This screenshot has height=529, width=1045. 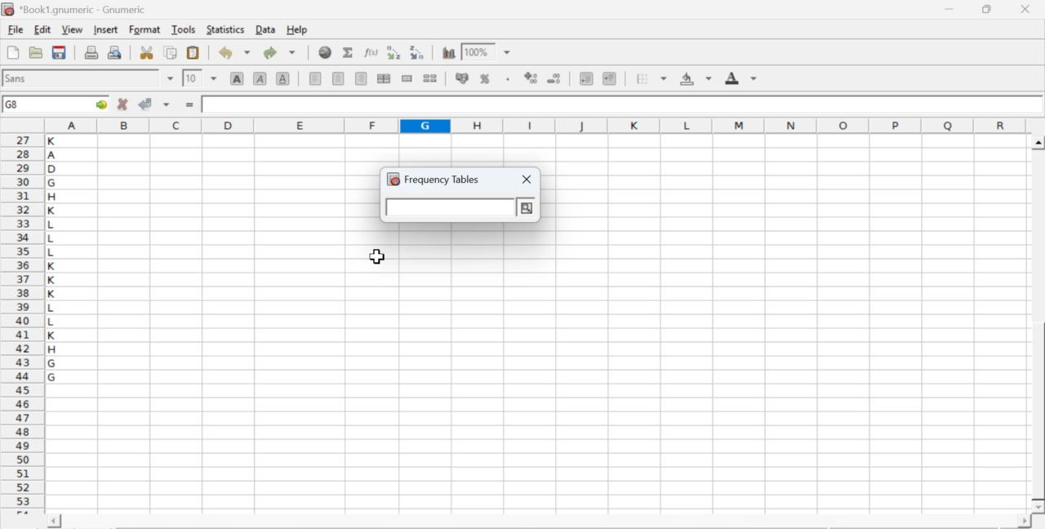 What do you see at coordinates (339, 78) in the screenshot?
I see `center horizontally` at bounding box center [339, 78].